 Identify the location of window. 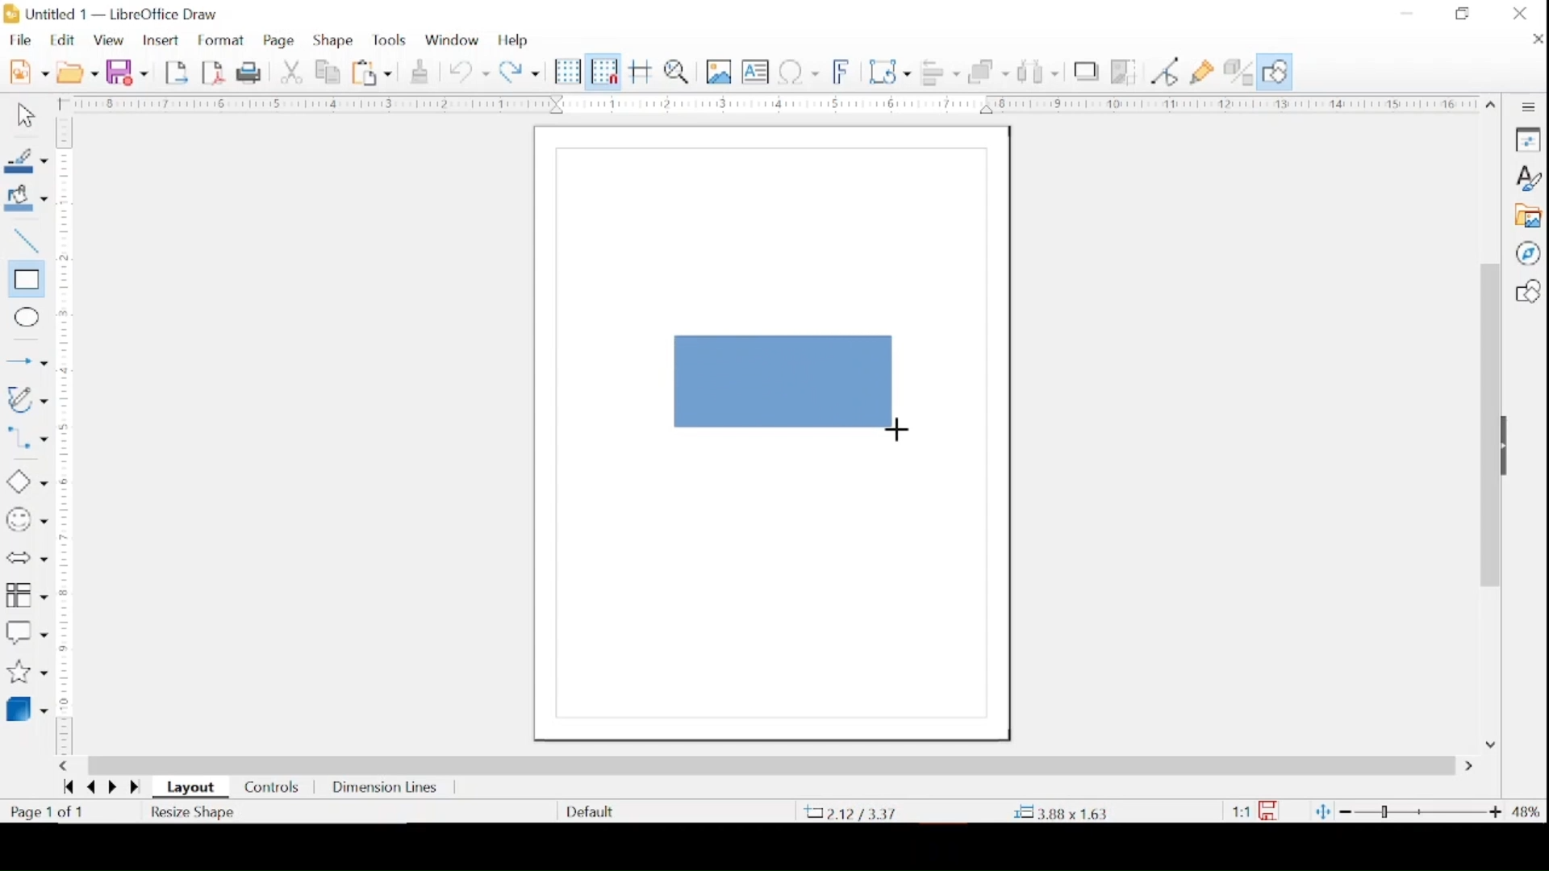
(452, 38).